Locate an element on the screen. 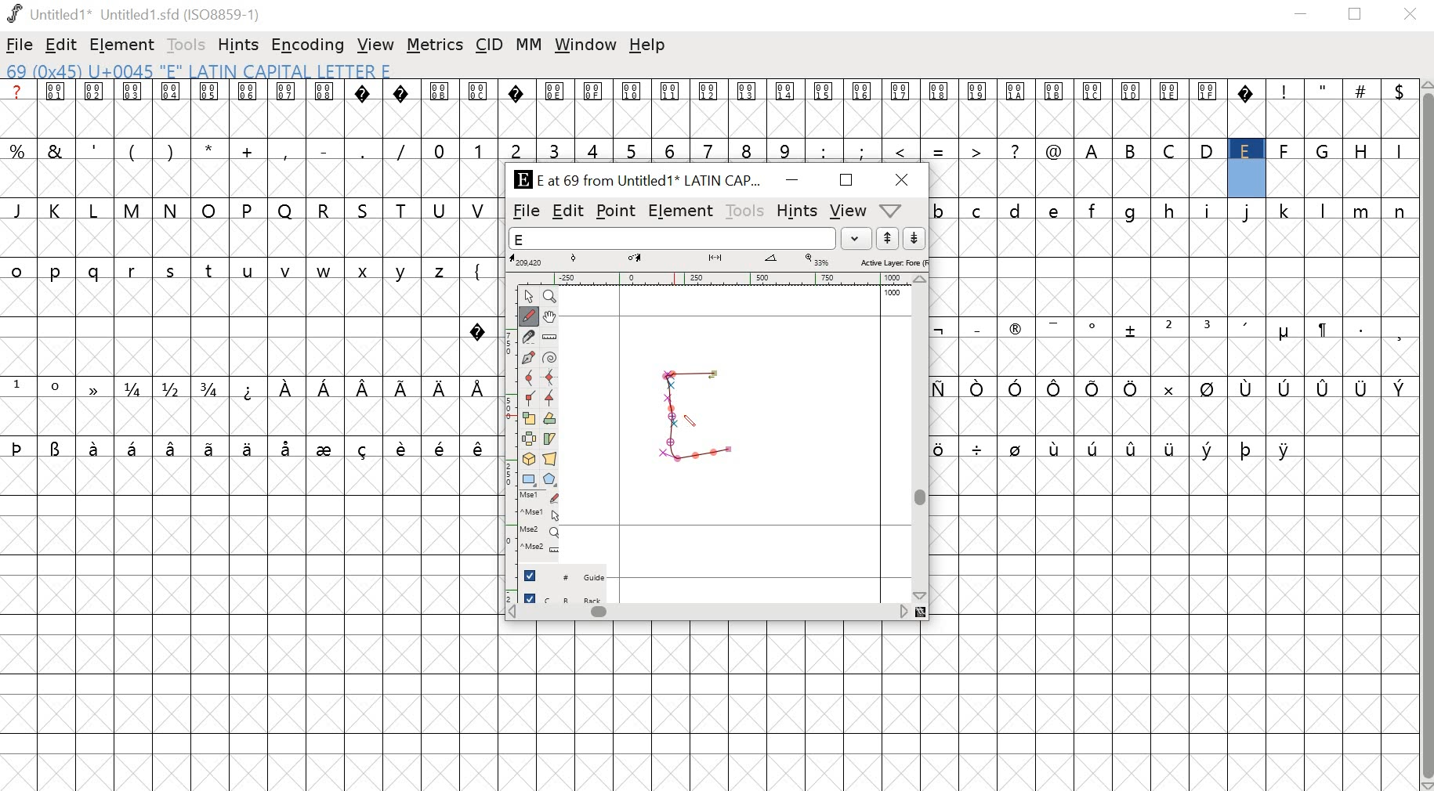 Image resolution: width=1434 pixels, height=791 pixels. tools is located at coordinates (743, 210).